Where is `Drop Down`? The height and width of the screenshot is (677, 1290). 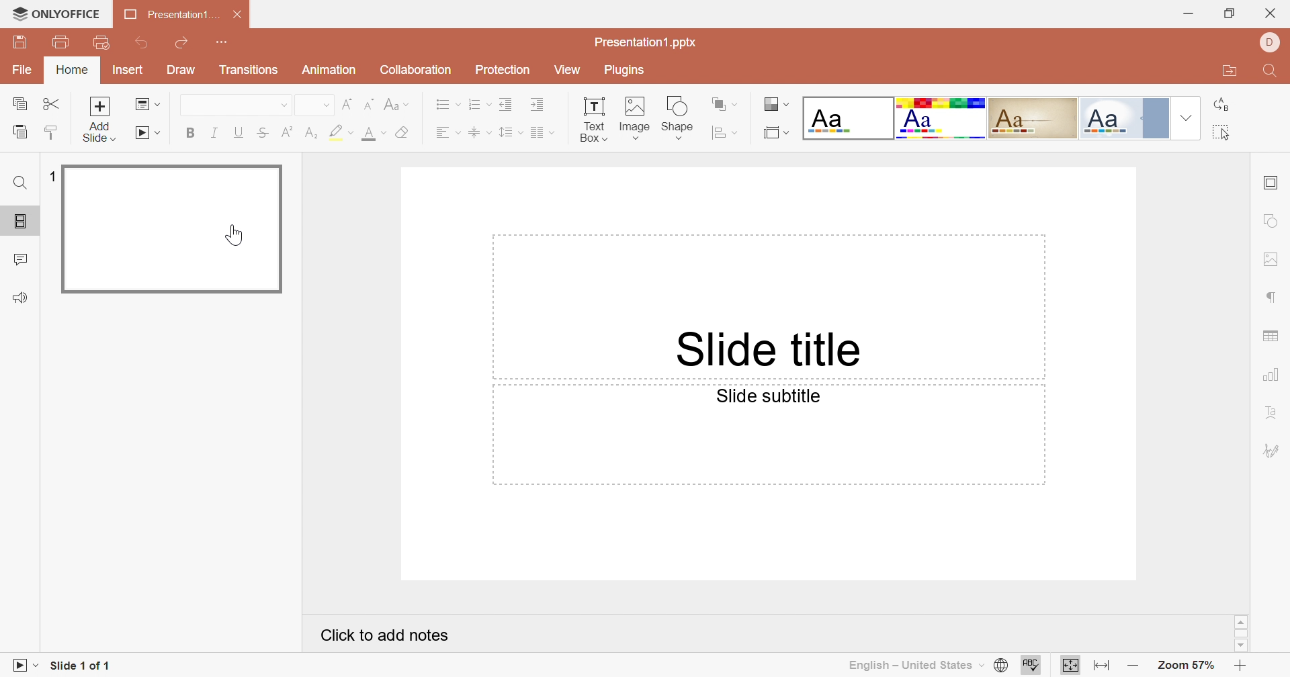
Drop Down is located at coordinates (159, 104).